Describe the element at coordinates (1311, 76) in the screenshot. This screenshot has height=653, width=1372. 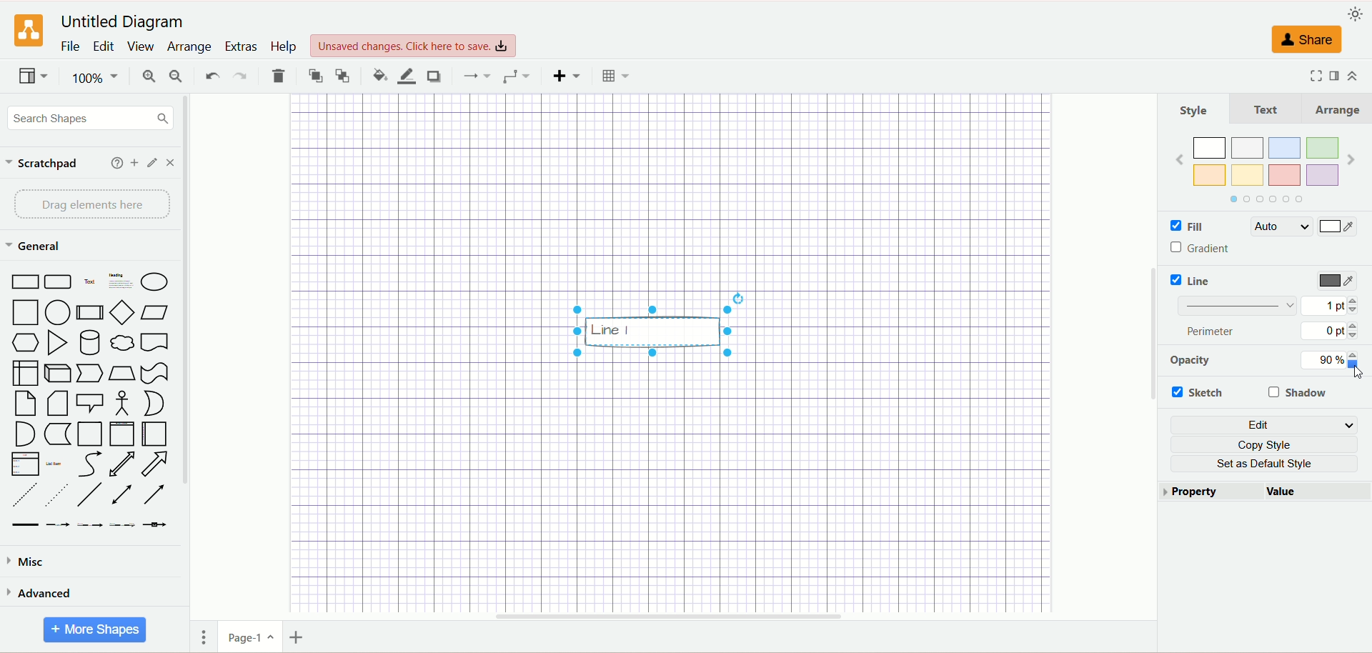
I see `fullscreen` at that location.